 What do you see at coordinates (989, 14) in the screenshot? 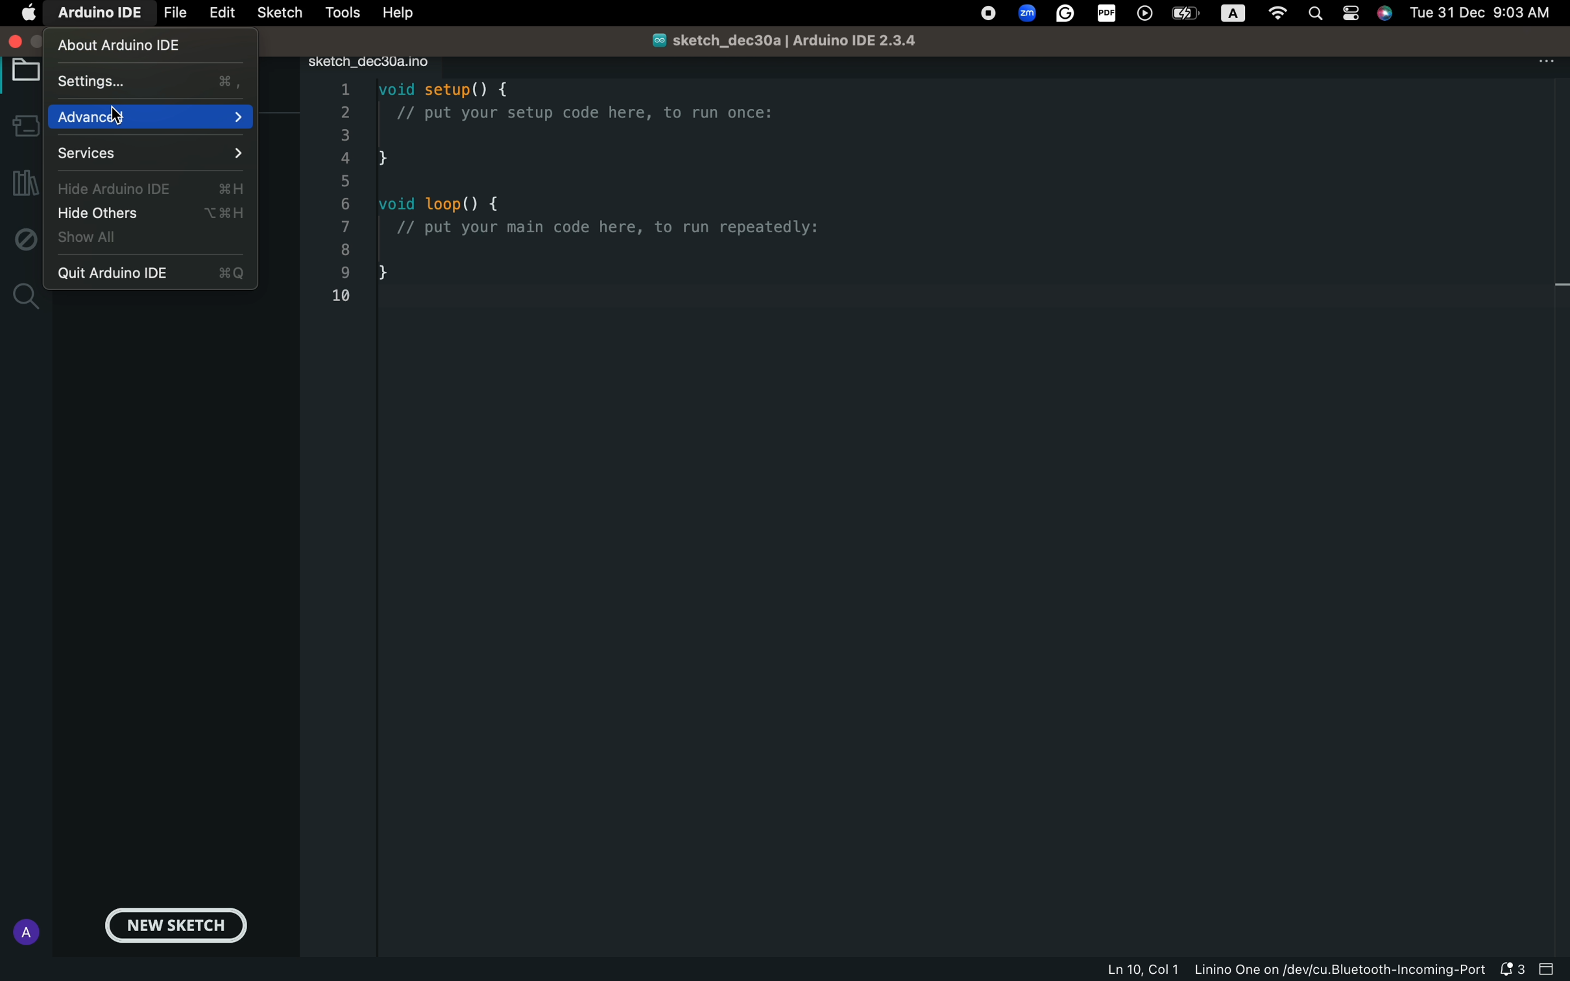
I see `OS control` at bounding box center [989, 14].